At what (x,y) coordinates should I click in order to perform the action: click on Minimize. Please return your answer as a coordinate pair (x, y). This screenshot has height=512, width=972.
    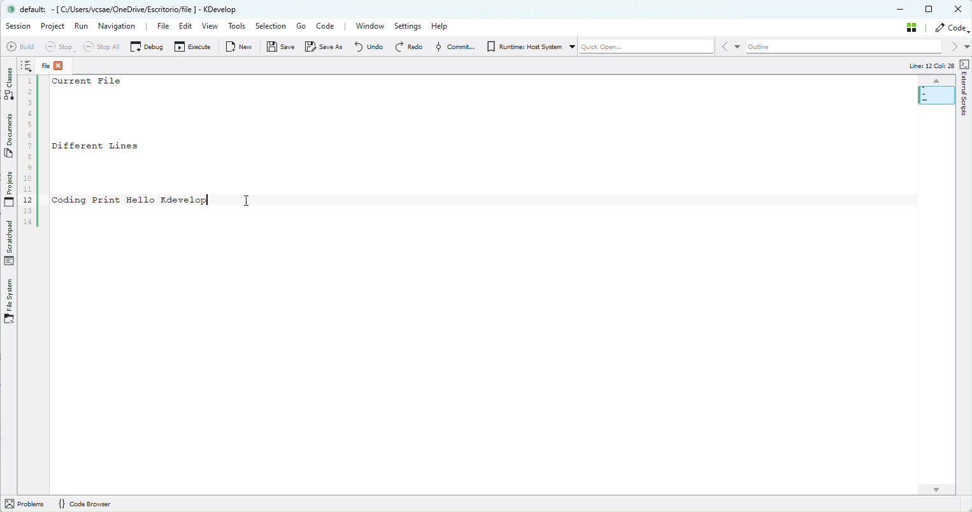
    Looking at the image, I should click on (899, 9).